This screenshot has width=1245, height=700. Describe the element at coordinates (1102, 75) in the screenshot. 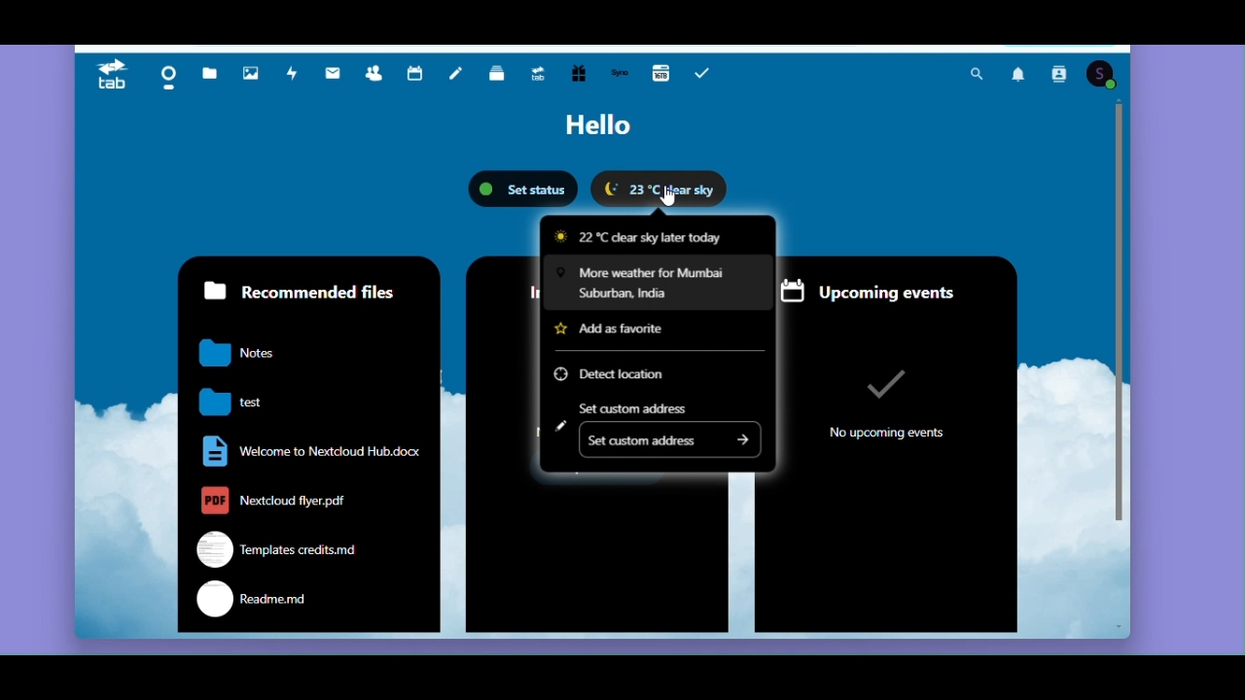

I see `Account icon` at that location.